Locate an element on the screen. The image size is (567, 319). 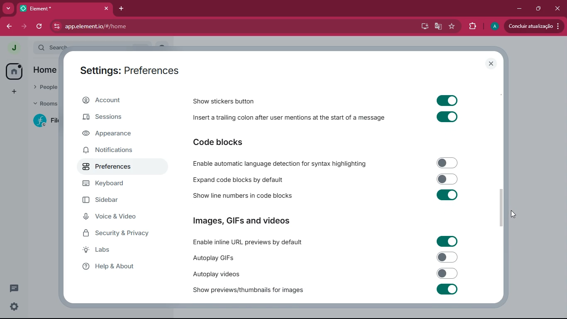
notifications is located at coordinates (111, 151).